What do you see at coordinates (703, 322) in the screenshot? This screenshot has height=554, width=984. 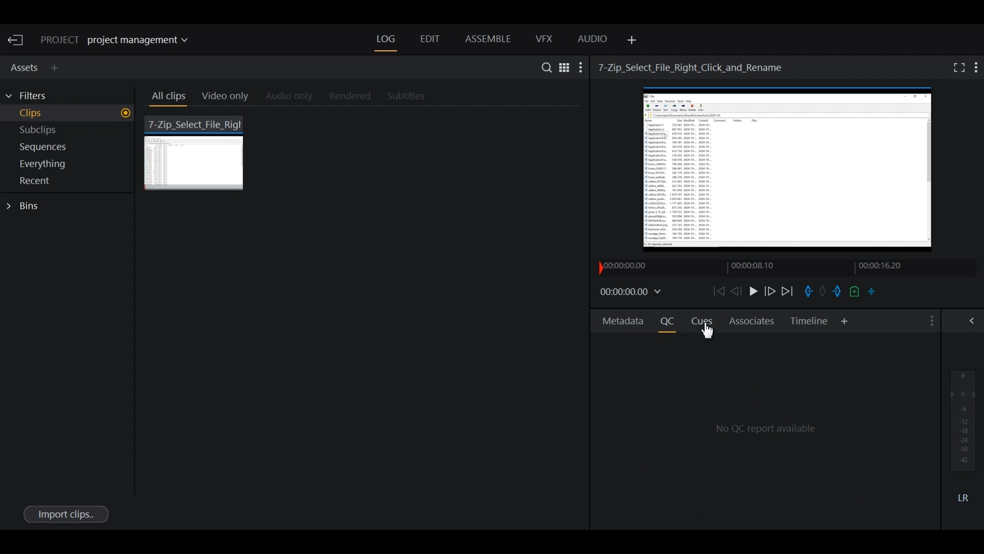 I see `Cues` at bounding box center [703, 322].